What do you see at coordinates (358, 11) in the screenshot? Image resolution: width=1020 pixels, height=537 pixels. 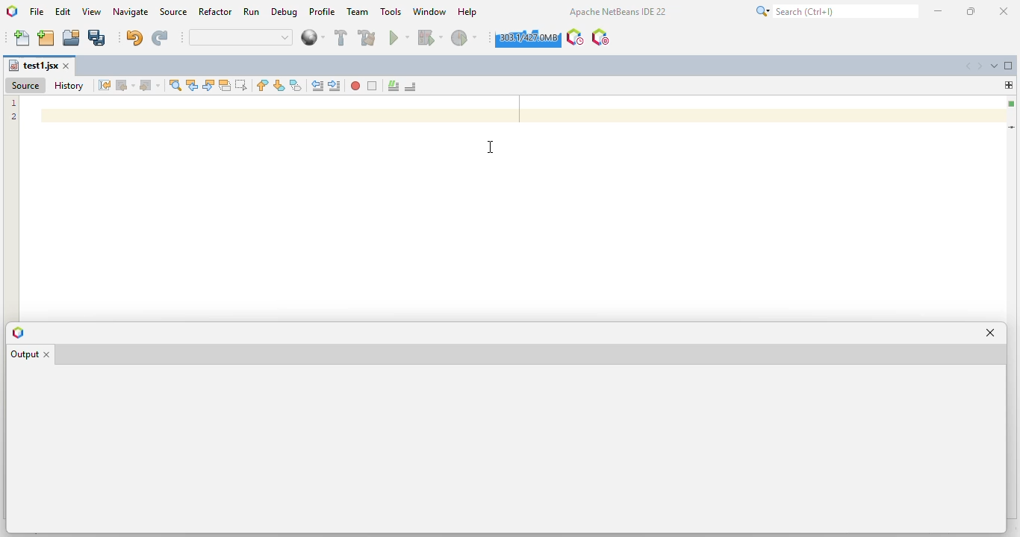 I see `team` at bounding box center [358, 11].